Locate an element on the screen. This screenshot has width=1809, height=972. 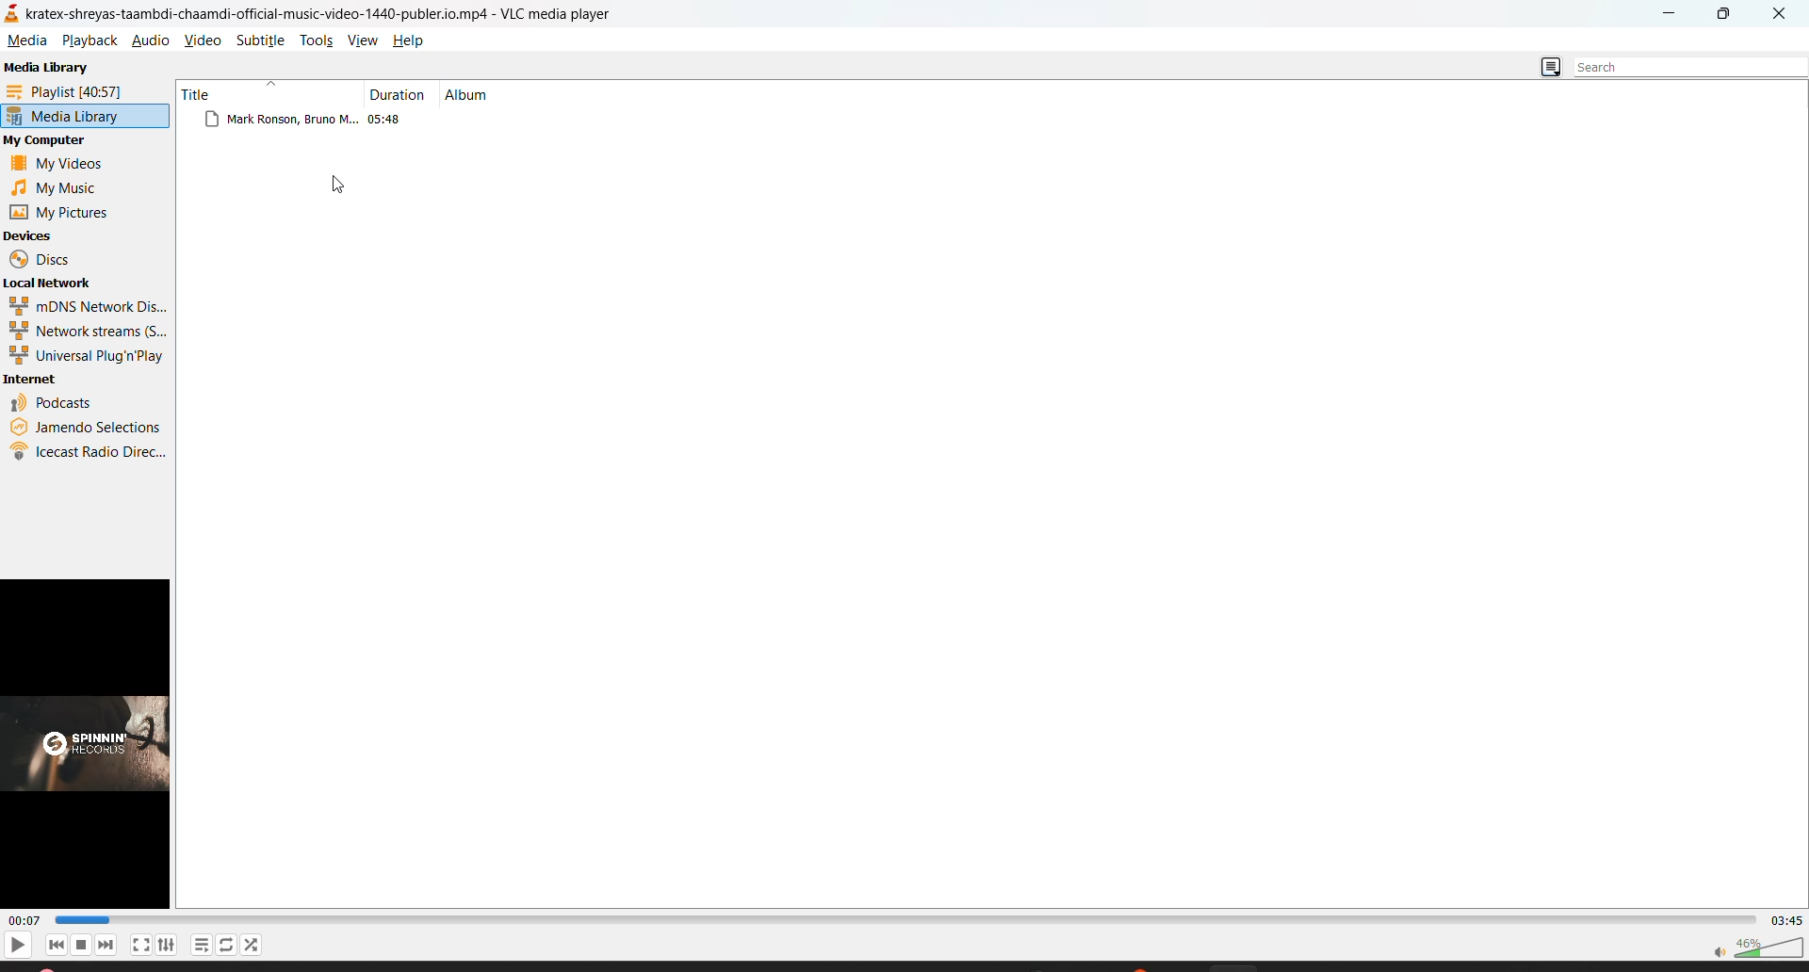
close is located at coordinates (1776, 15).